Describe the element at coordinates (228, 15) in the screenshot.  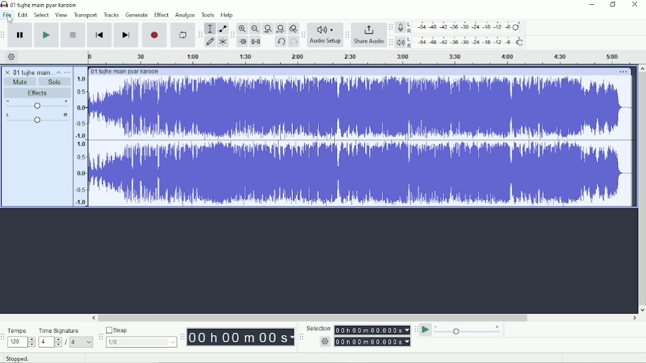
I see `Help` at that location.